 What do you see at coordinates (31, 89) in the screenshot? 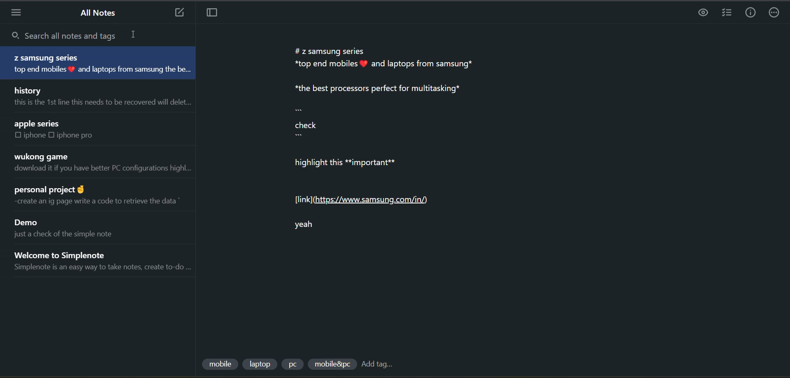
I see `history` at bounding box center [31, 89].